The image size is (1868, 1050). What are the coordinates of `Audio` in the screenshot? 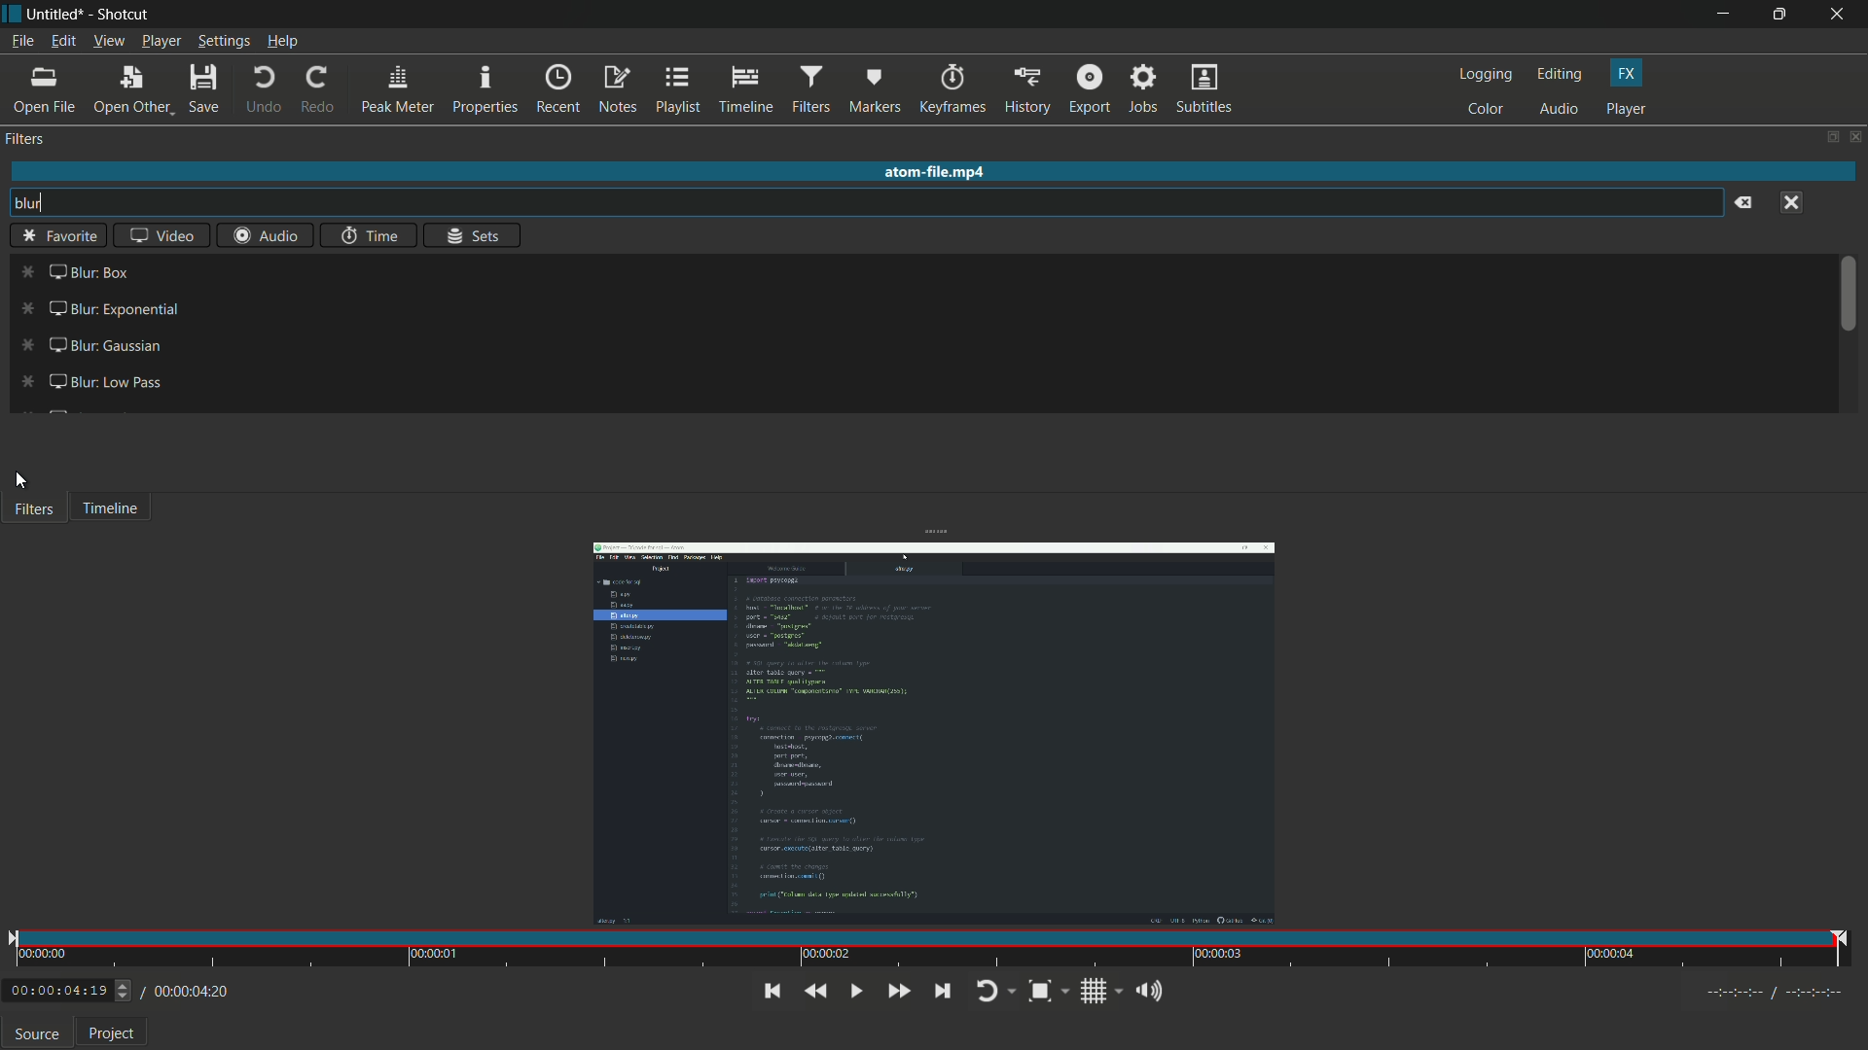 It's located at (261, 237).